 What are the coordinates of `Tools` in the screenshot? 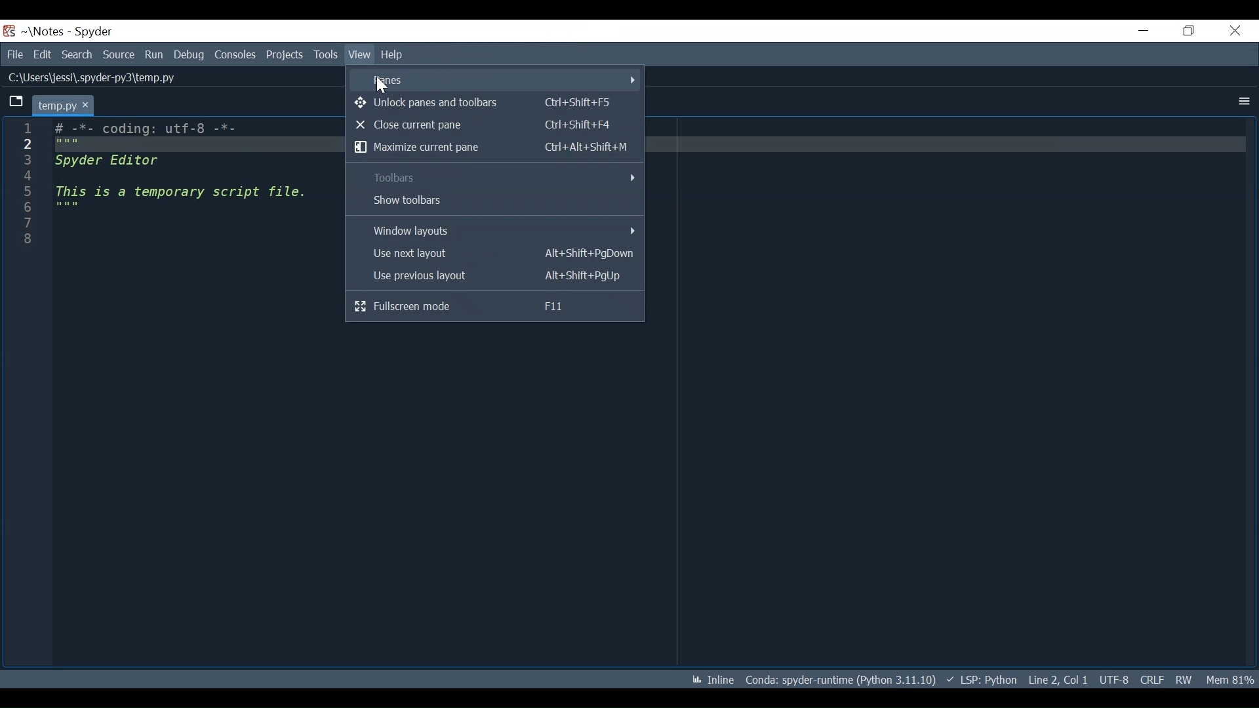 It's located at (286, 54).